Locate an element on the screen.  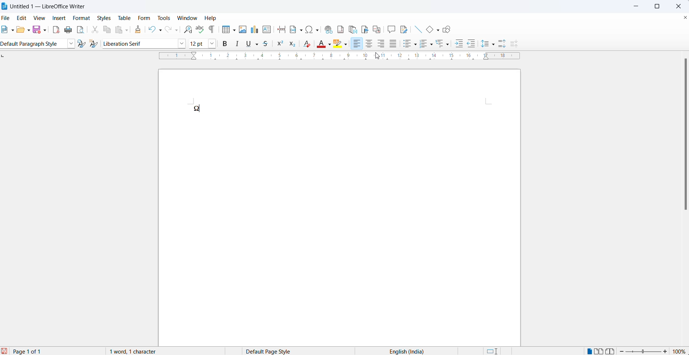
bold is located at coordinates (226, 44).